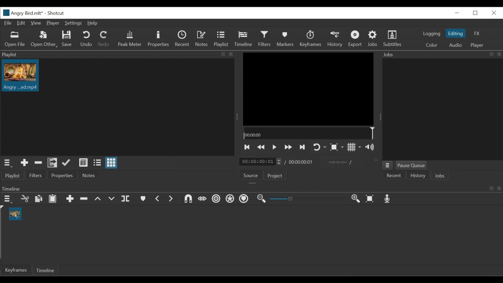  I want to click on View, so click(36, 23).